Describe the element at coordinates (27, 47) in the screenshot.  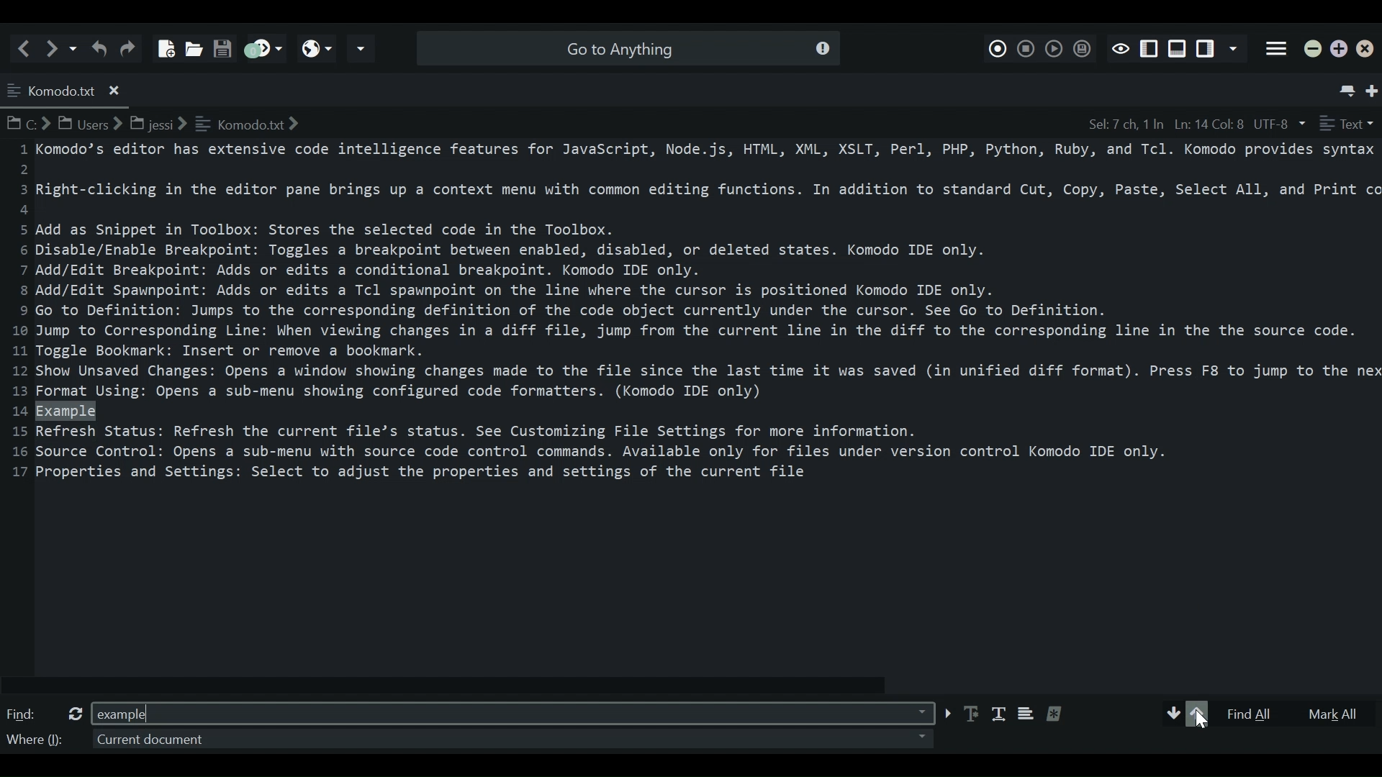
I see `Go back one location ` at that location.